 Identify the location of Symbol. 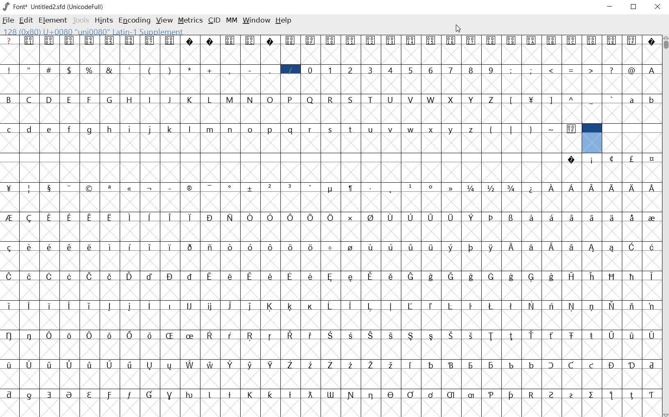
(271, 276).